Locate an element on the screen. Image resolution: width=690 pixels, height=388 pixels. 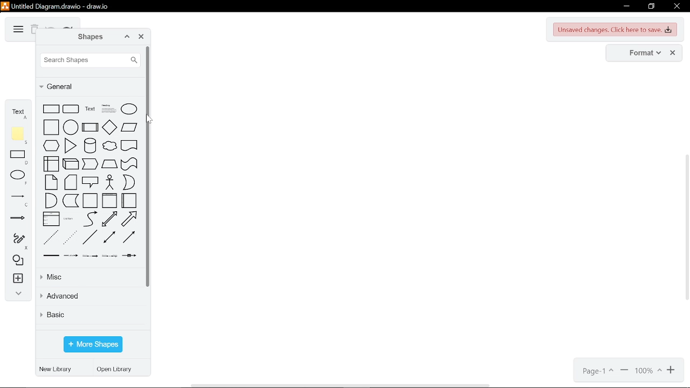
directional connector is located at coordinates (129, 237).